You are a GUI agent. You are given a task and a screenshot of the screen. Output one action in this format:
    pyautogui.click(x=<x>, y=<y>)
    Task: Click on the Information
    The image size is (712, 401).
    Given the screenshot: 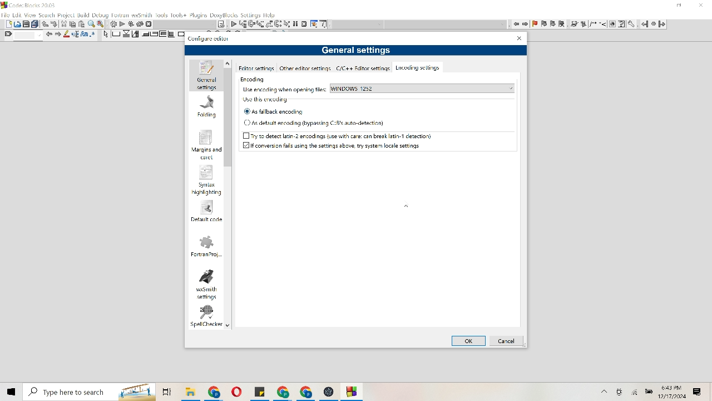 What is the action you would take?
    pyautogui.click(x=324, y=25)
    